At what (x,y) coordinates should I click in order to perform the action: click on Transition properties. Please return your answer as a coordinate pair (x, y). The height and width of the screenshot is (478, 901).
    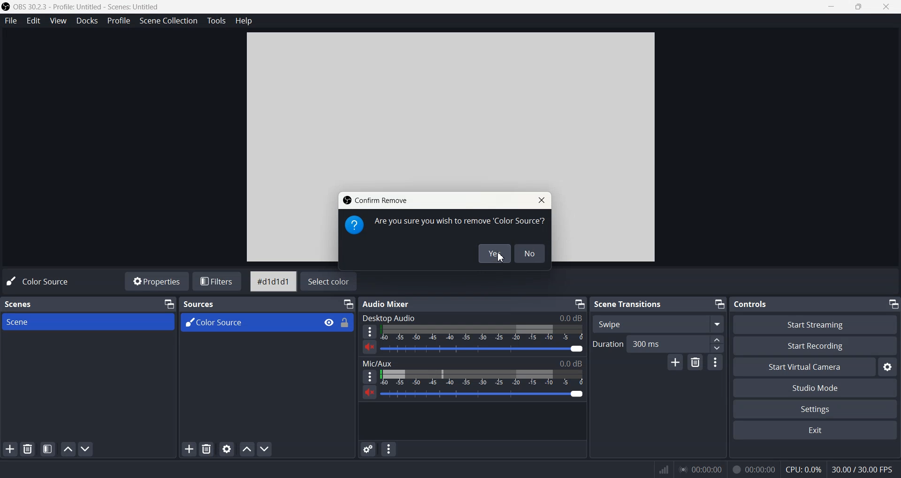
    Looking at the image, I should click on (716, 362).